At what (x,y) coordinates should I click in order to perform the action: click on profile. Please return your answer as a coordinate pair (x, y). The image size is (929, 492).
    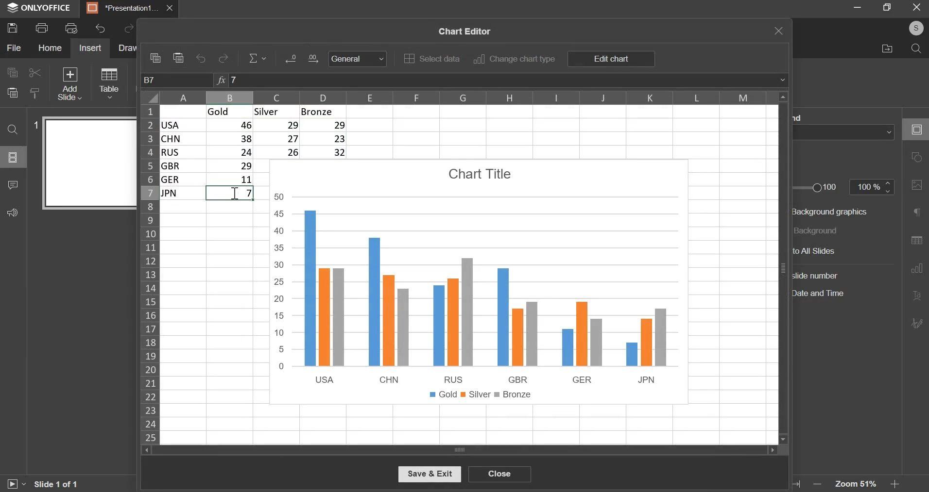
    Looking at the image, I should click on (915, 27).